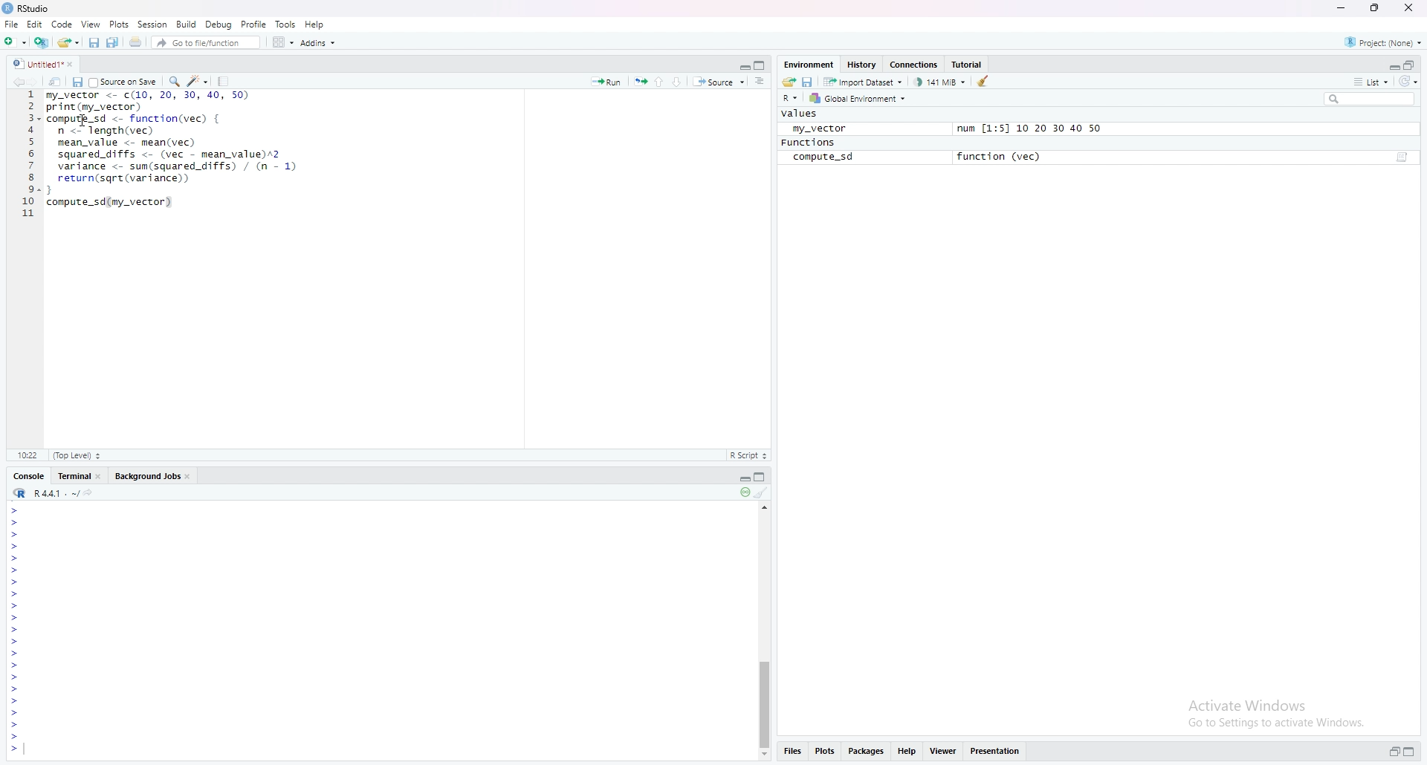 The image size is (1427, 765). I want to click on Maximize/Restore, so click(1411, 65).